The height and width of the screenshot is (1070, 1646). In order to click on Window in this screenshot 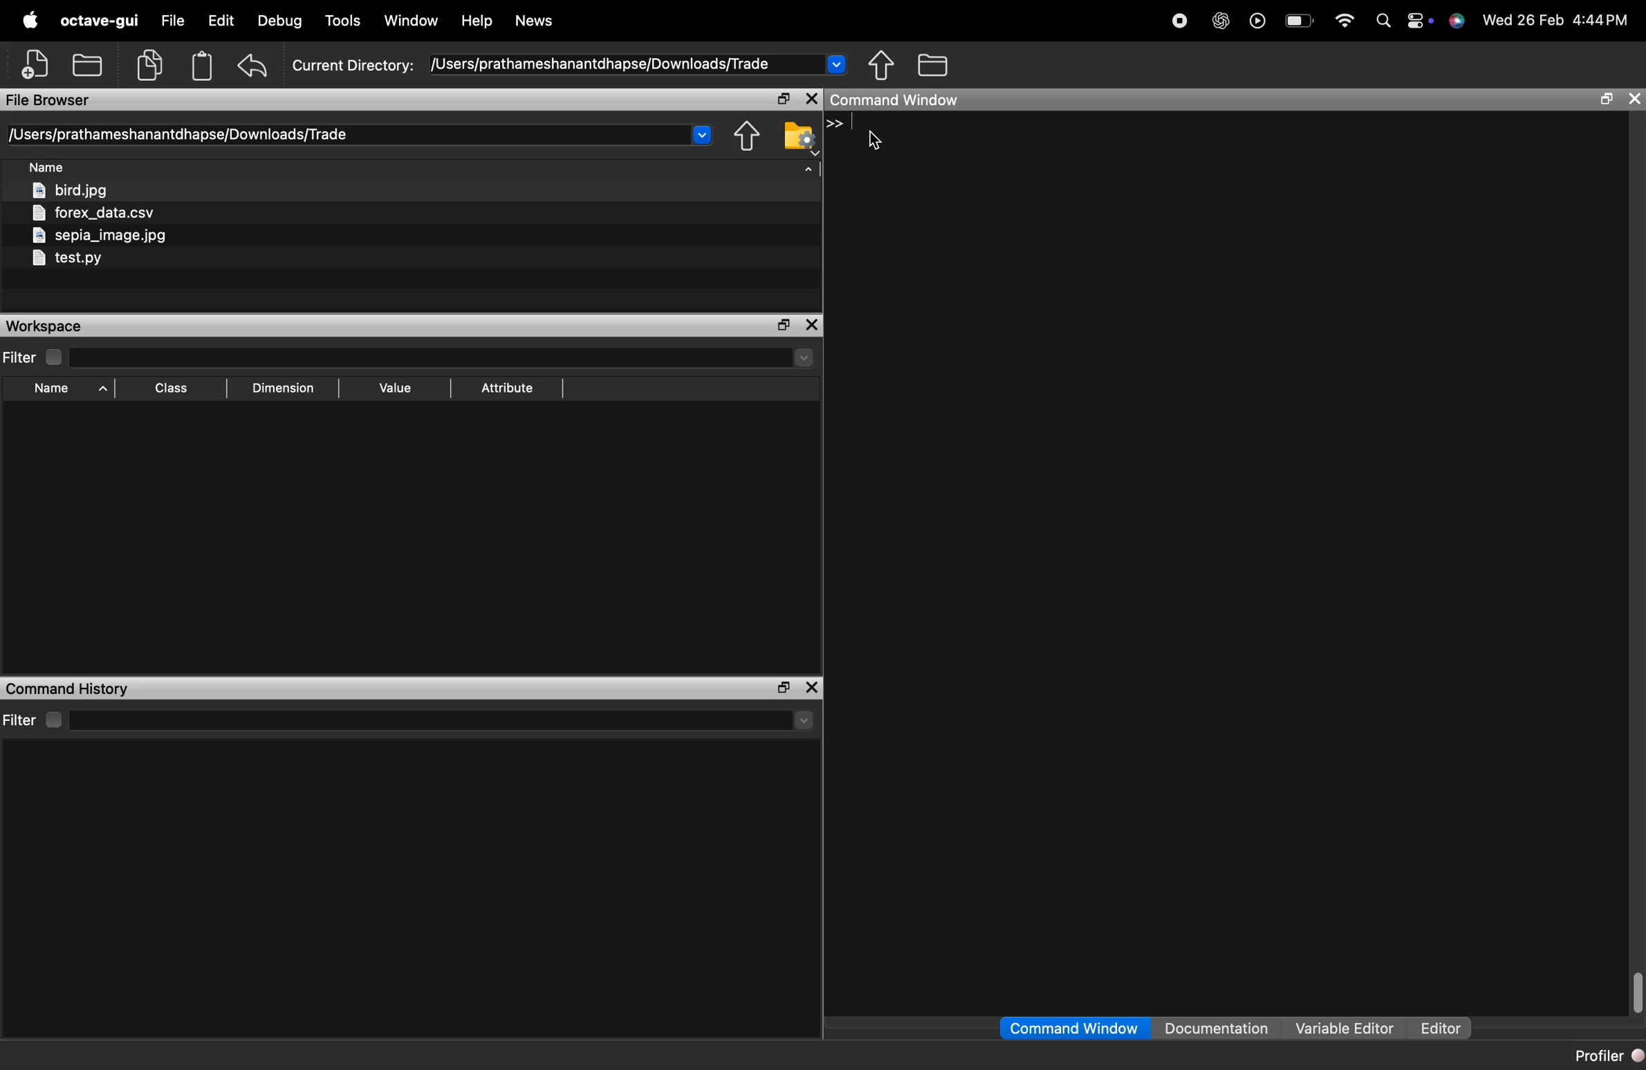, I will do `click(411, 20)`.